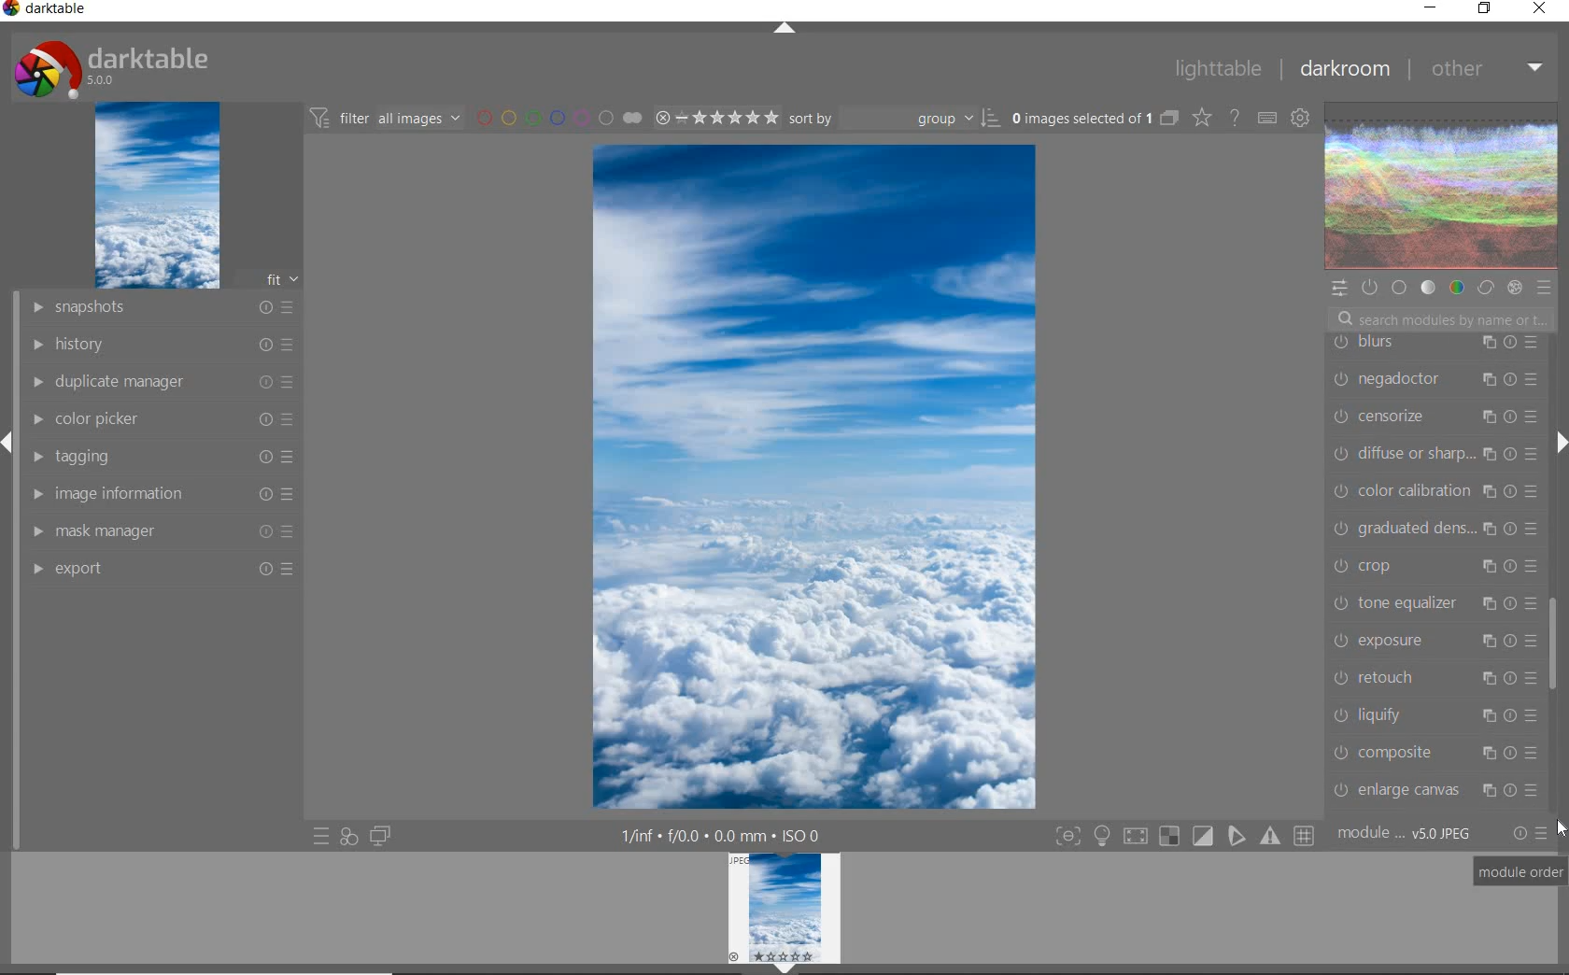 This screenshot has height=975, width=1569. What do you see at coordinates (1201, 120) in the screenshot?
I see `CHANGE TYPE OF OVERLAY` at bounding box center [1201, 120].